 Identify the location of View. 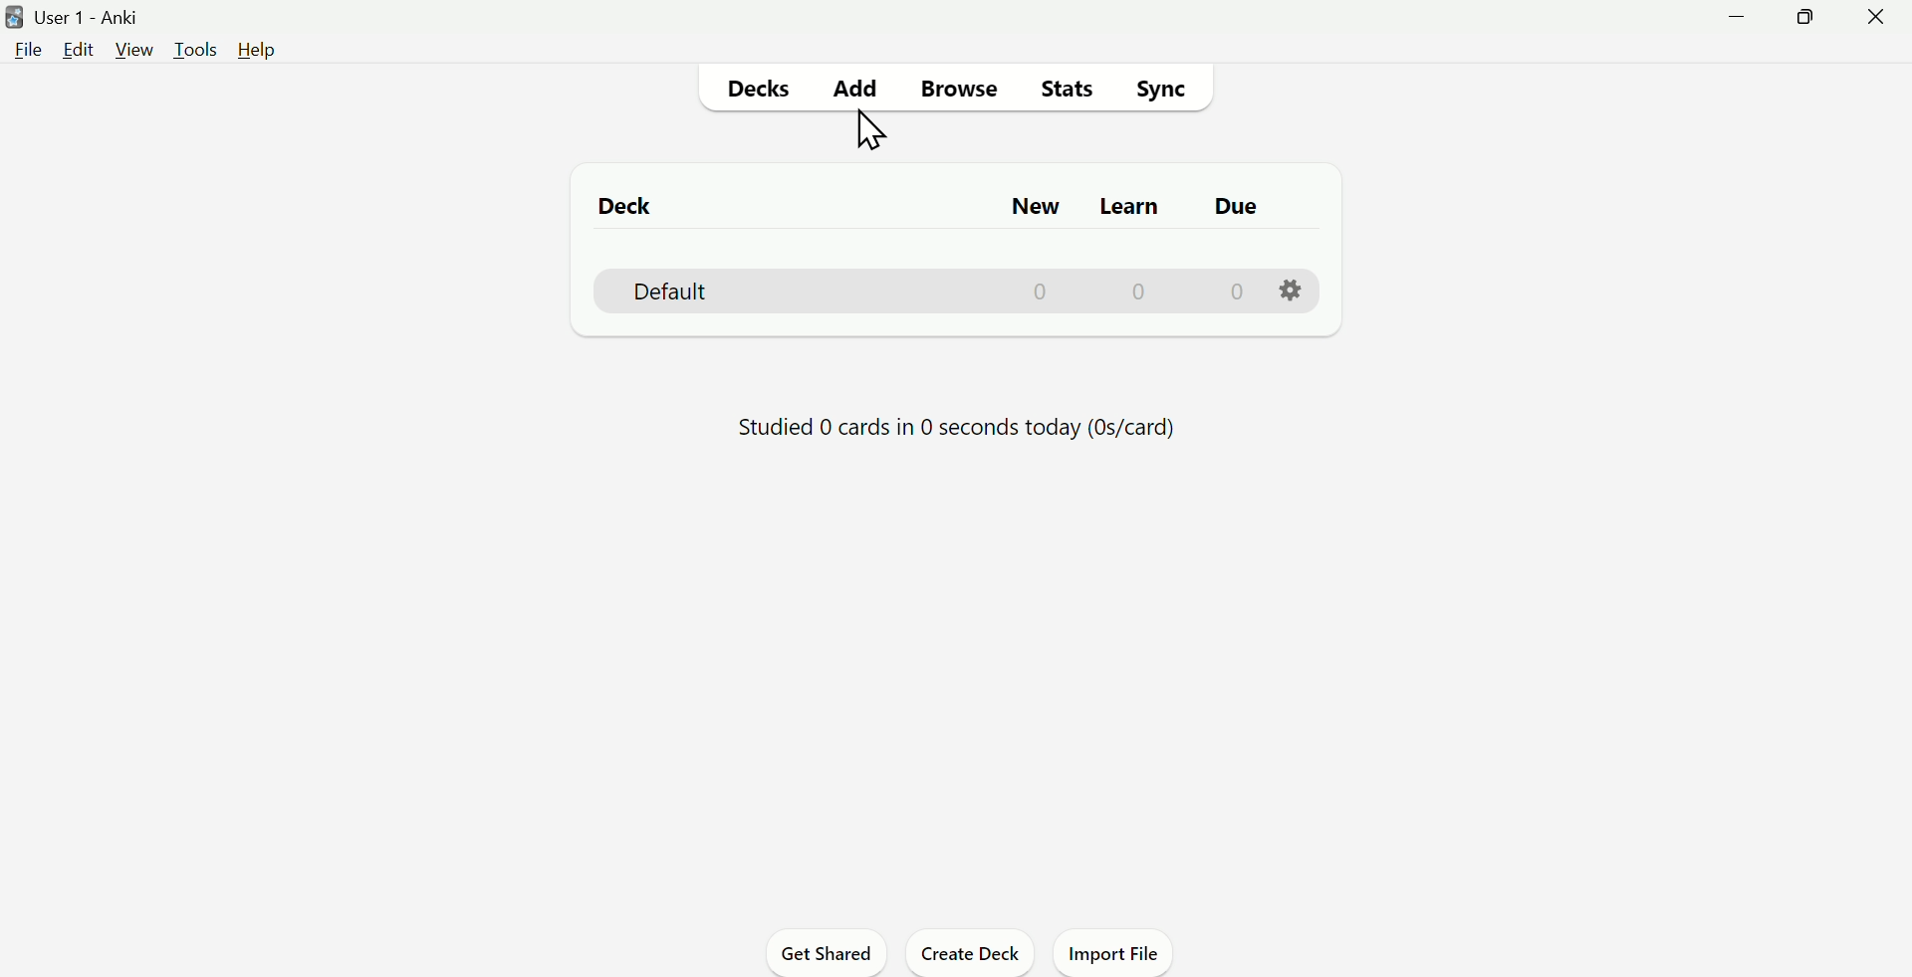
(130, 51).